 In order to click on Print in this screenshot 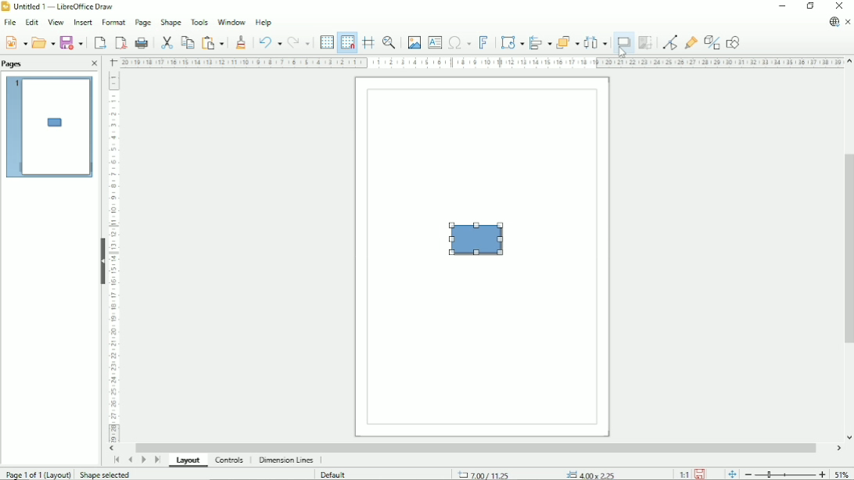, I will do `click(142, 44)`.